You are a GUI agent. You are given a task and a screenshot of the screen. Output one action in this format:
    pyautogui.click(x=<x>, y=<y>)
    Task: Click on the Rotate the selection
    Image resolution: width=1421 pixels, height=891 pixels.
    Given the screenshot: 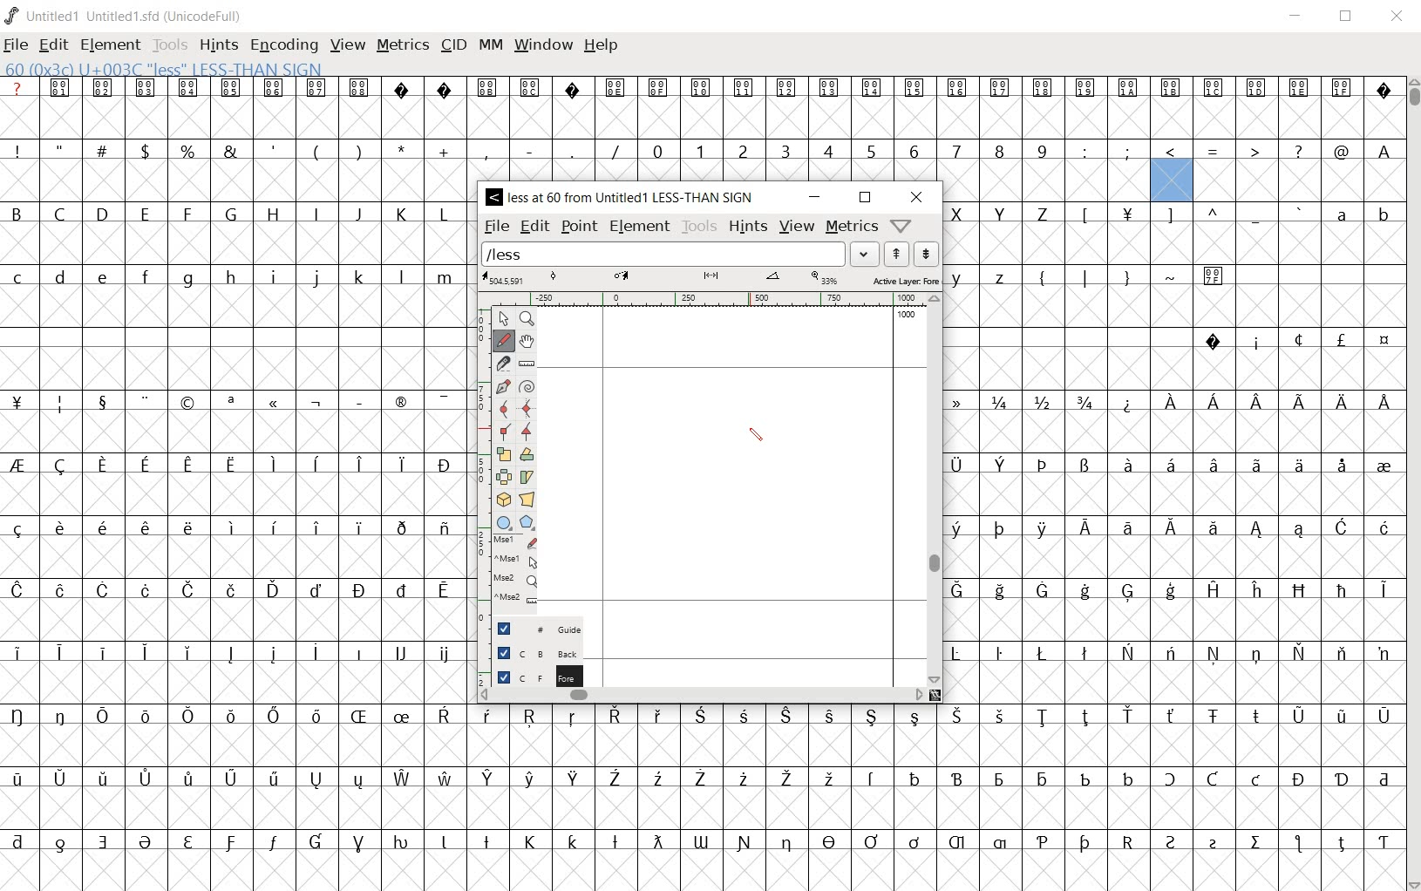 What is the action you would take?
    pyautogui.click(x=527, y=454)
    